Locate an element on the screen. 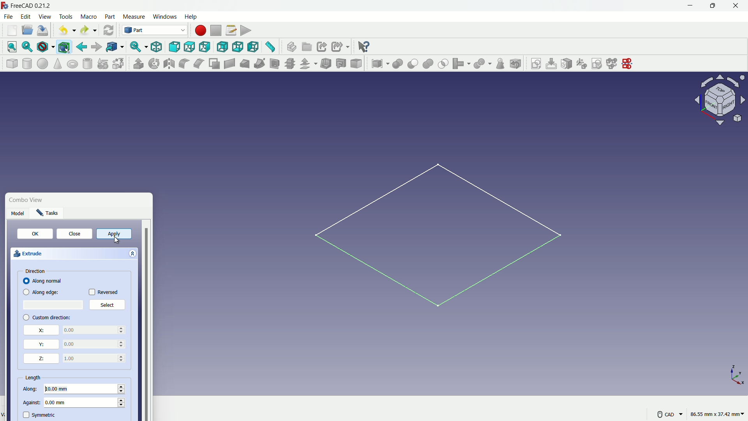 Image resolution: width=748 pixels, height=421 pixels. edit is located at coordinates (26, 17).